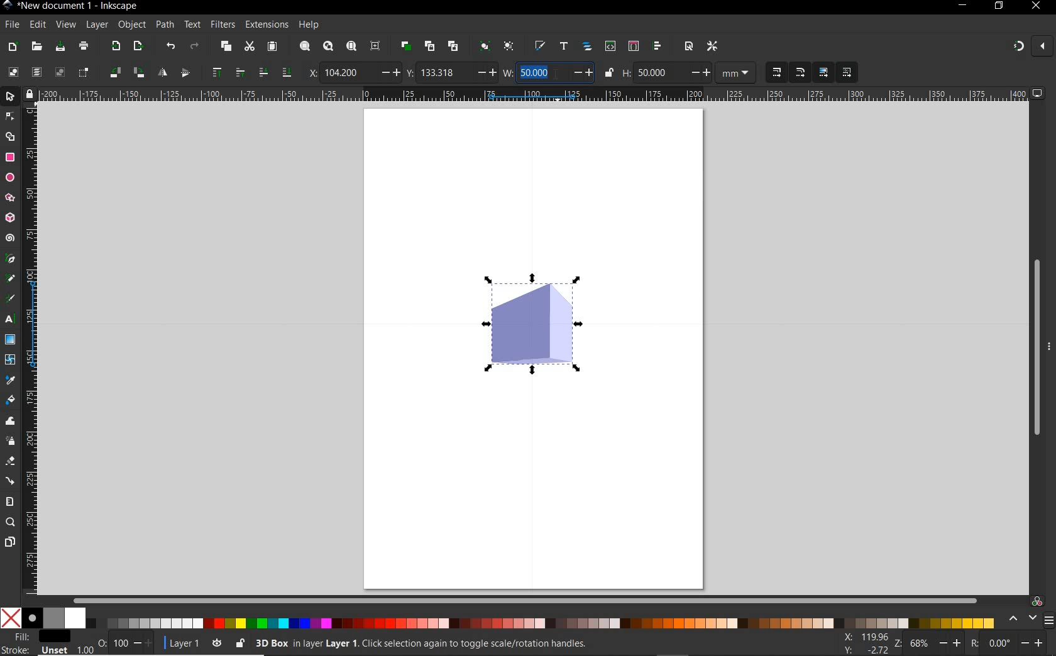 The width and height of the screenshot is (1056, 656). What do you see at coordinates (29, 94) in the screenshot?
I see `lock` at bounding box center [29, 94].